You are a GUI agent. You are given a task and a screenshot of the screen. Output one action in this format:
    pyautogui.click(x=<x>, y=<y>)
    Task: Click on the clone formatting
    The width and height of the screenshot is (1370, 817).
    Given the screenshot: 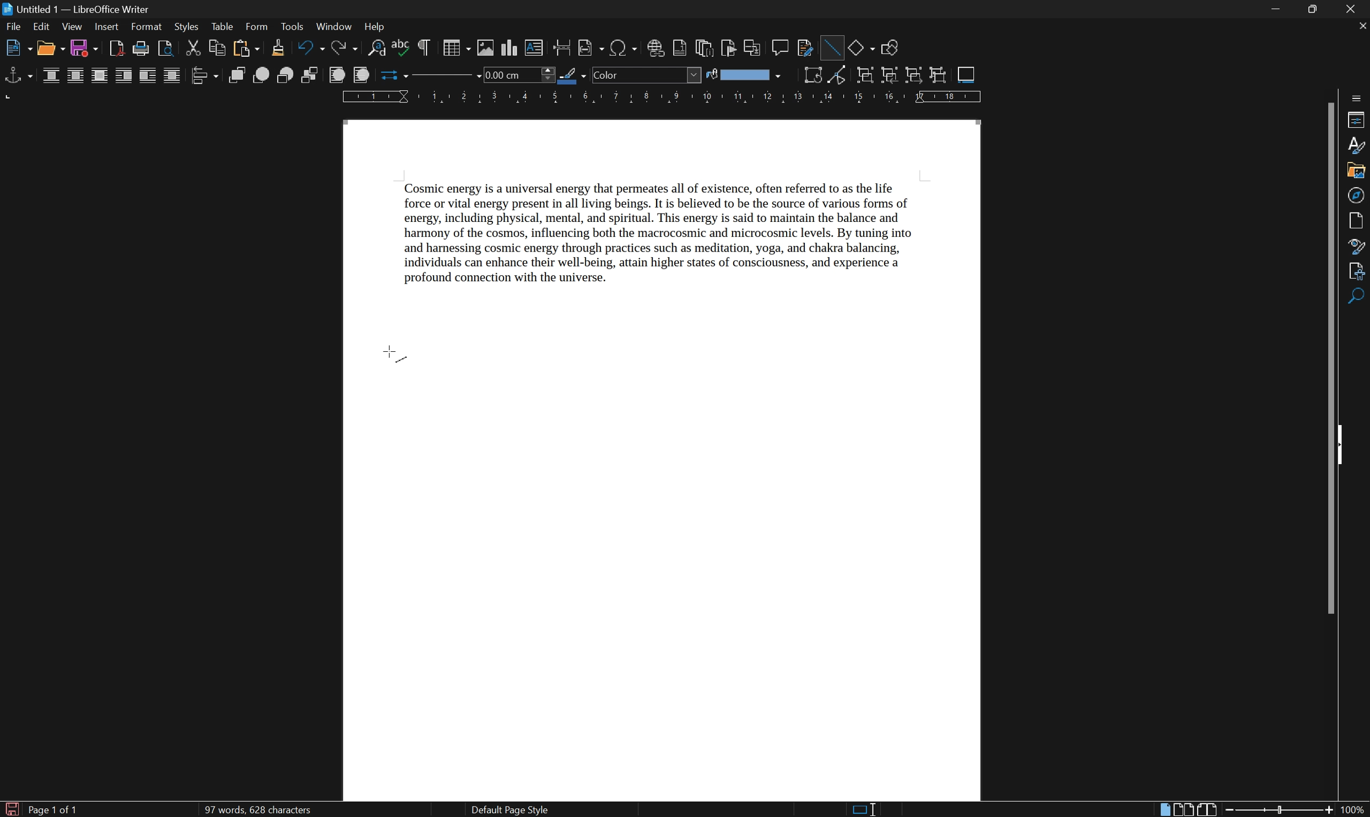 What is the action you would take?
    pyautogui.click(x=278, y=48)
    